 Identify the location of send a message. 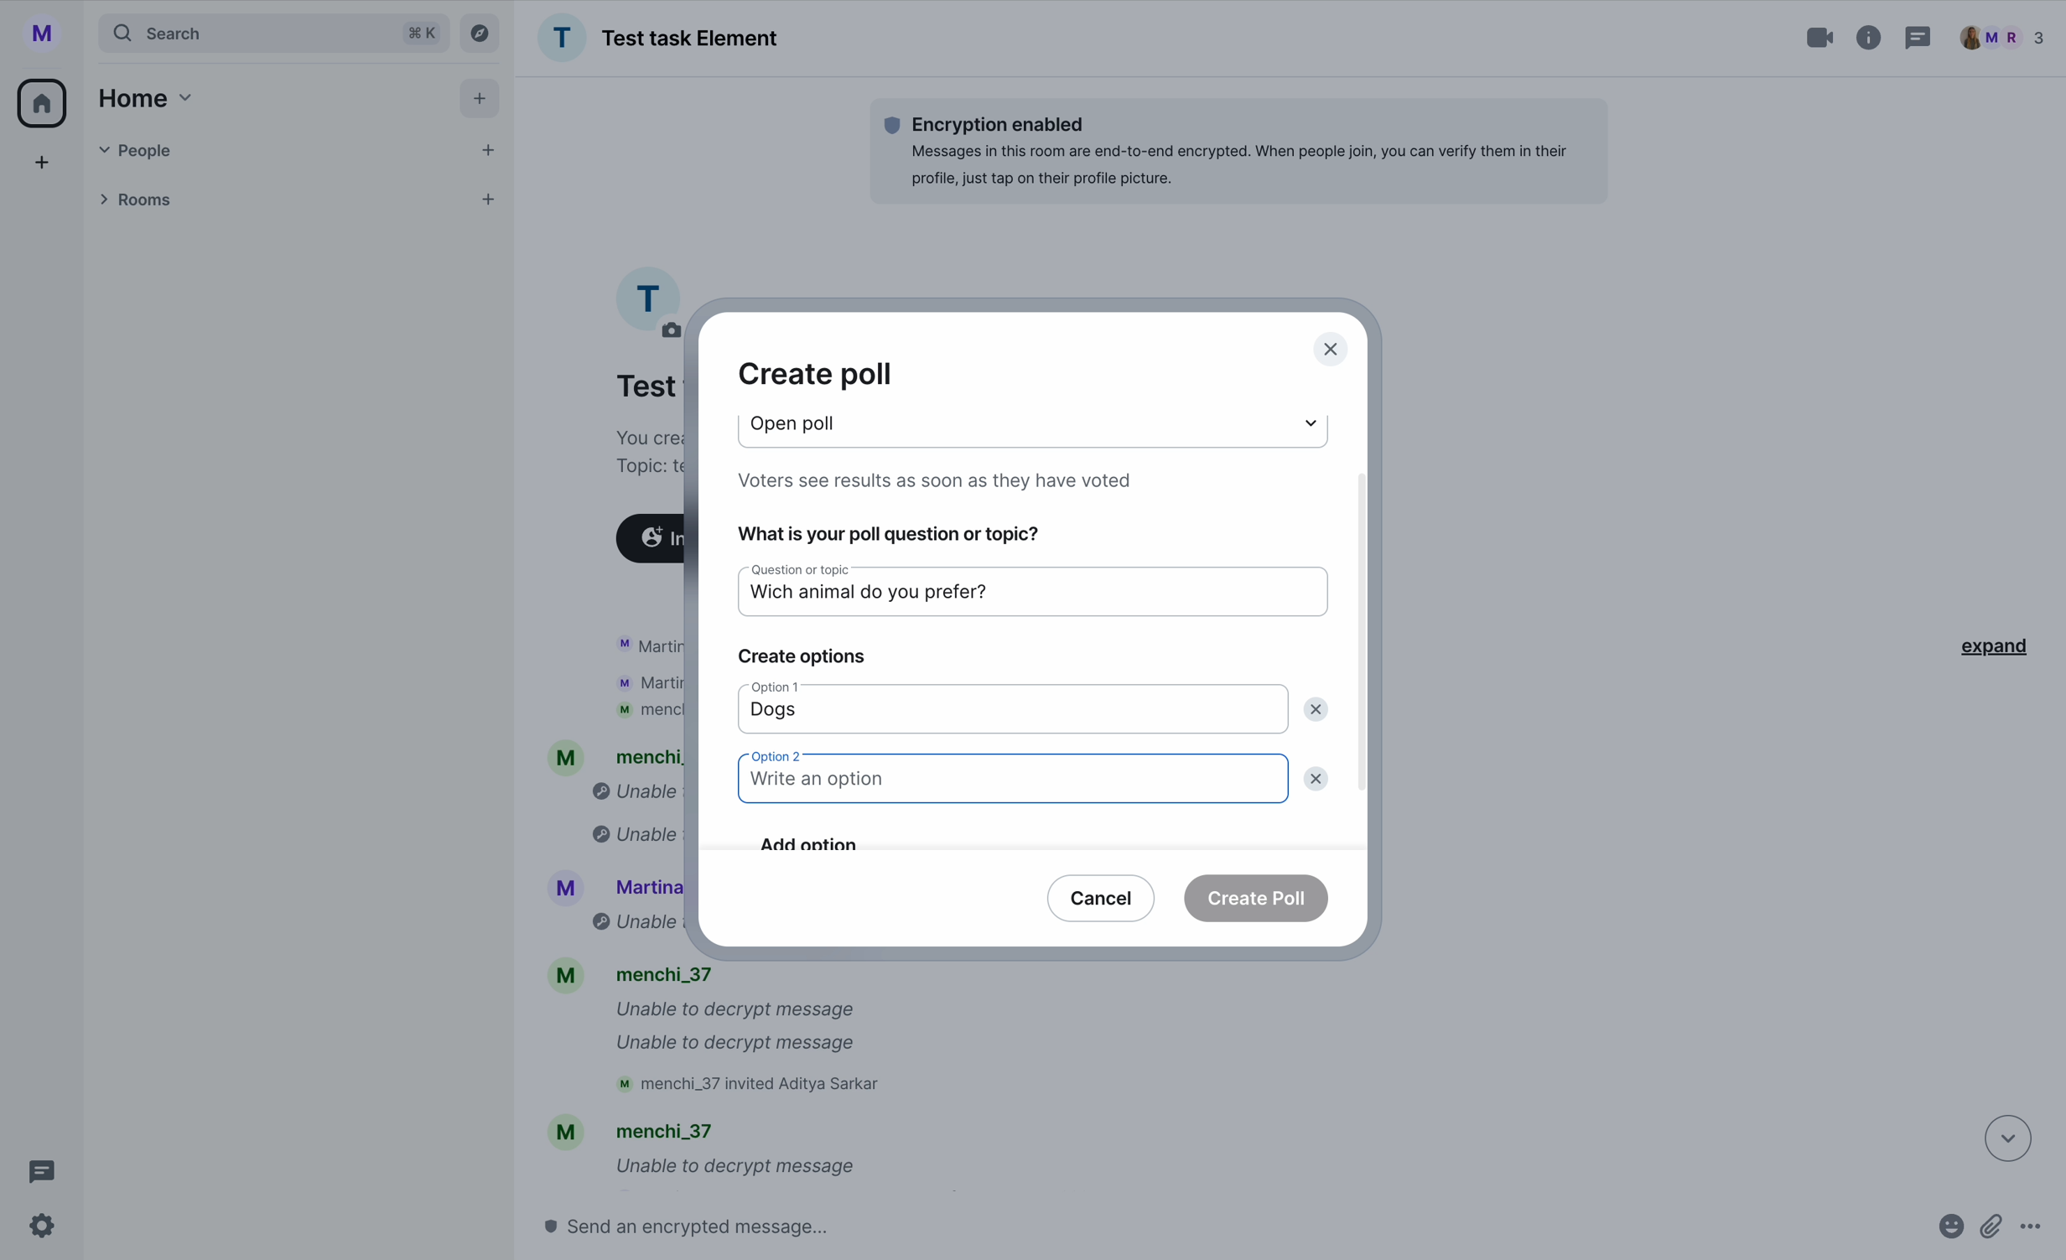
(722, 1226).